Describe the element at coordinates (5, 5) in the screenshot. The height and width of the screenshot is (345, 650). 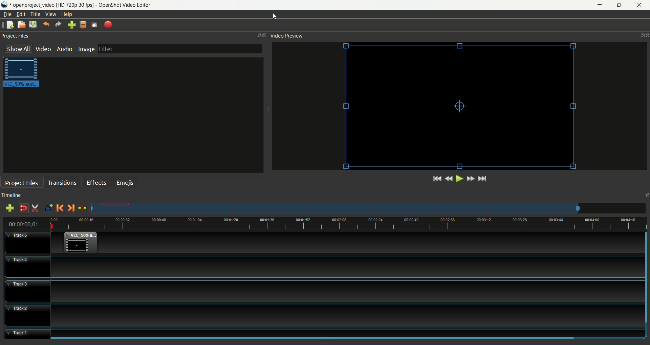
I see `logo` at that location.